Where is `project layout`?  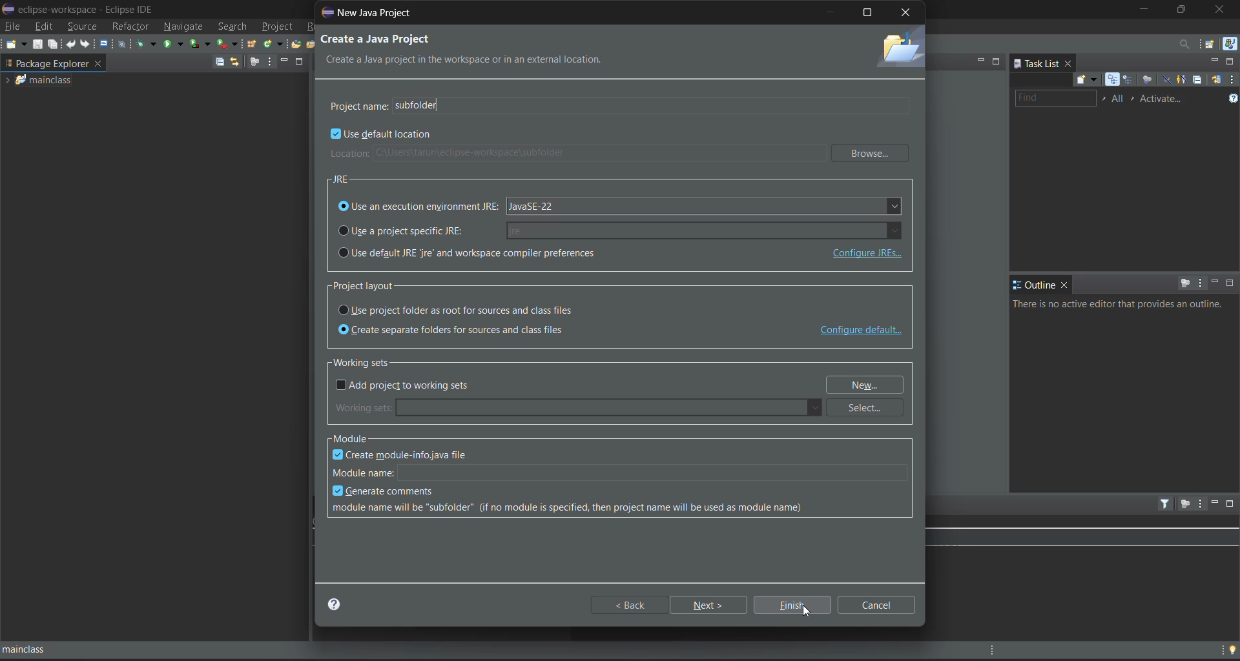 project layout is located at coordinates (374, 286).